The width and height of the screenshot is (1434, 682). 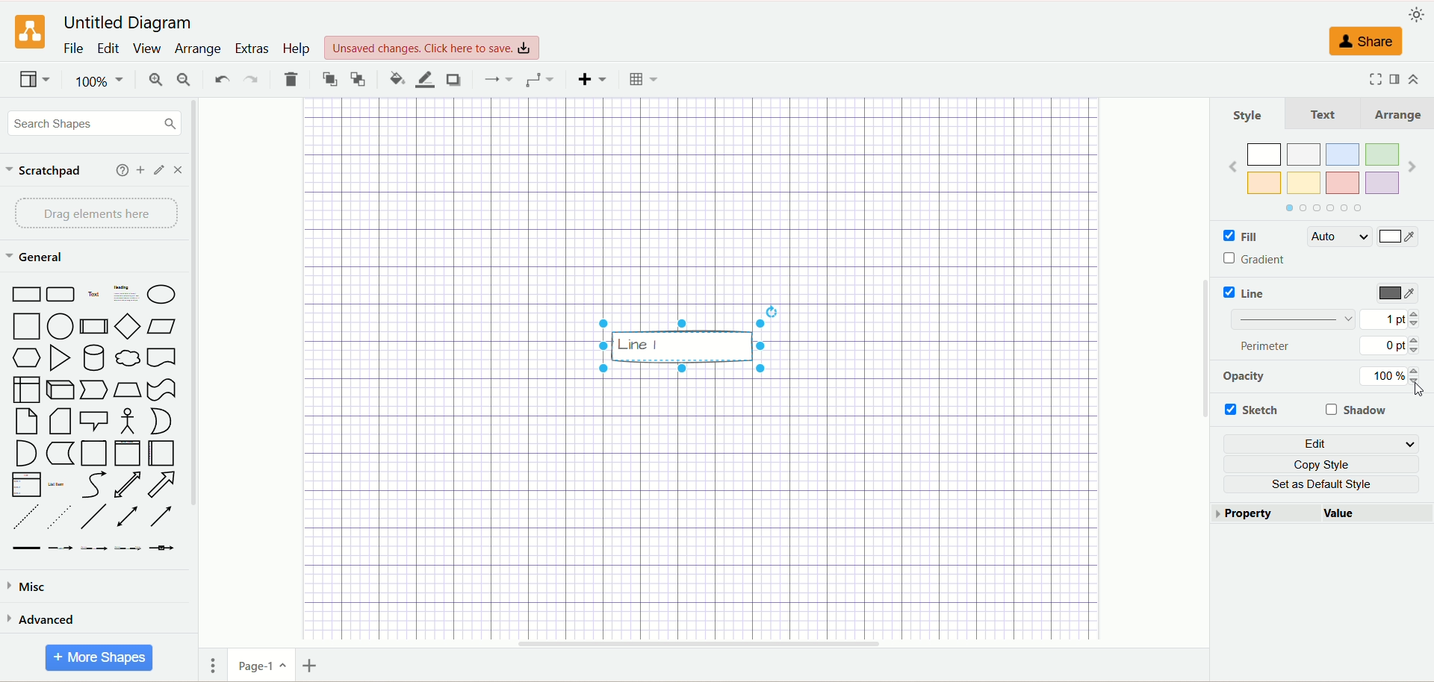 I want to click on Diamond, so click(x=126, y=326).